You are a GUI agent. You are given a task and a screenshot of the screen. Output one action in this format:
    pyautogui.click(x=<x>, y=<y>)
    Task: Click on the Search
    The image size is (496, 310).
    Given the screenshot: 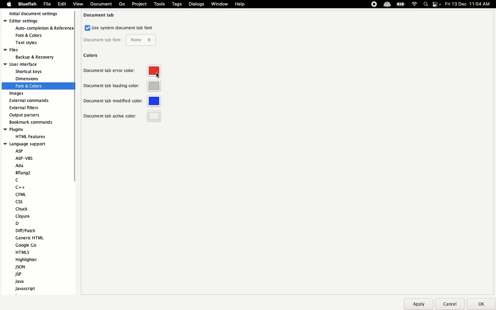 What is the action you would take?
    pyautogui.click(x=426, y=5)
    